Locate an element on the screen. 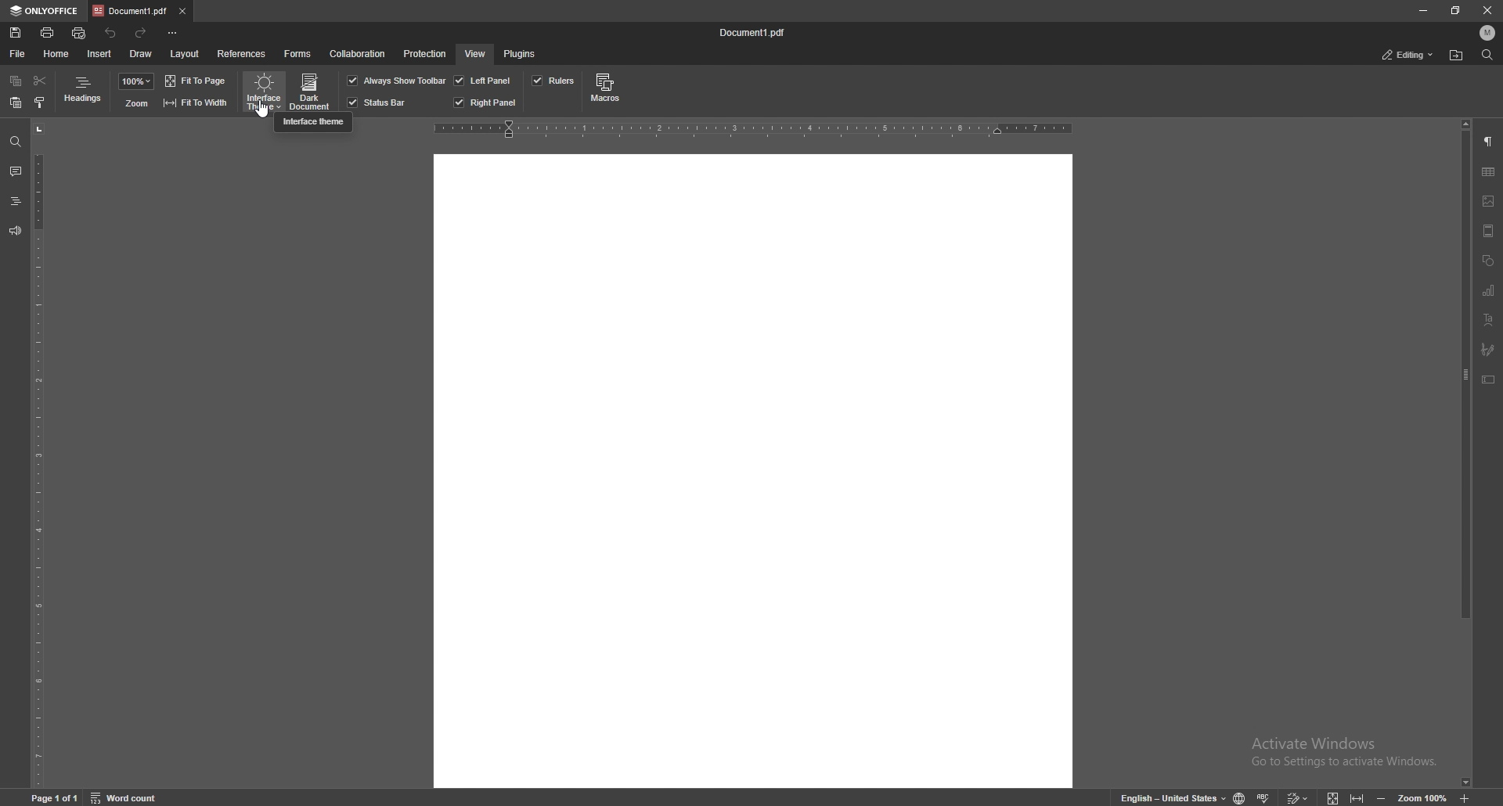 This screenshot has height=806, width=1503. paragraph is located at coordinates (1489, 143).